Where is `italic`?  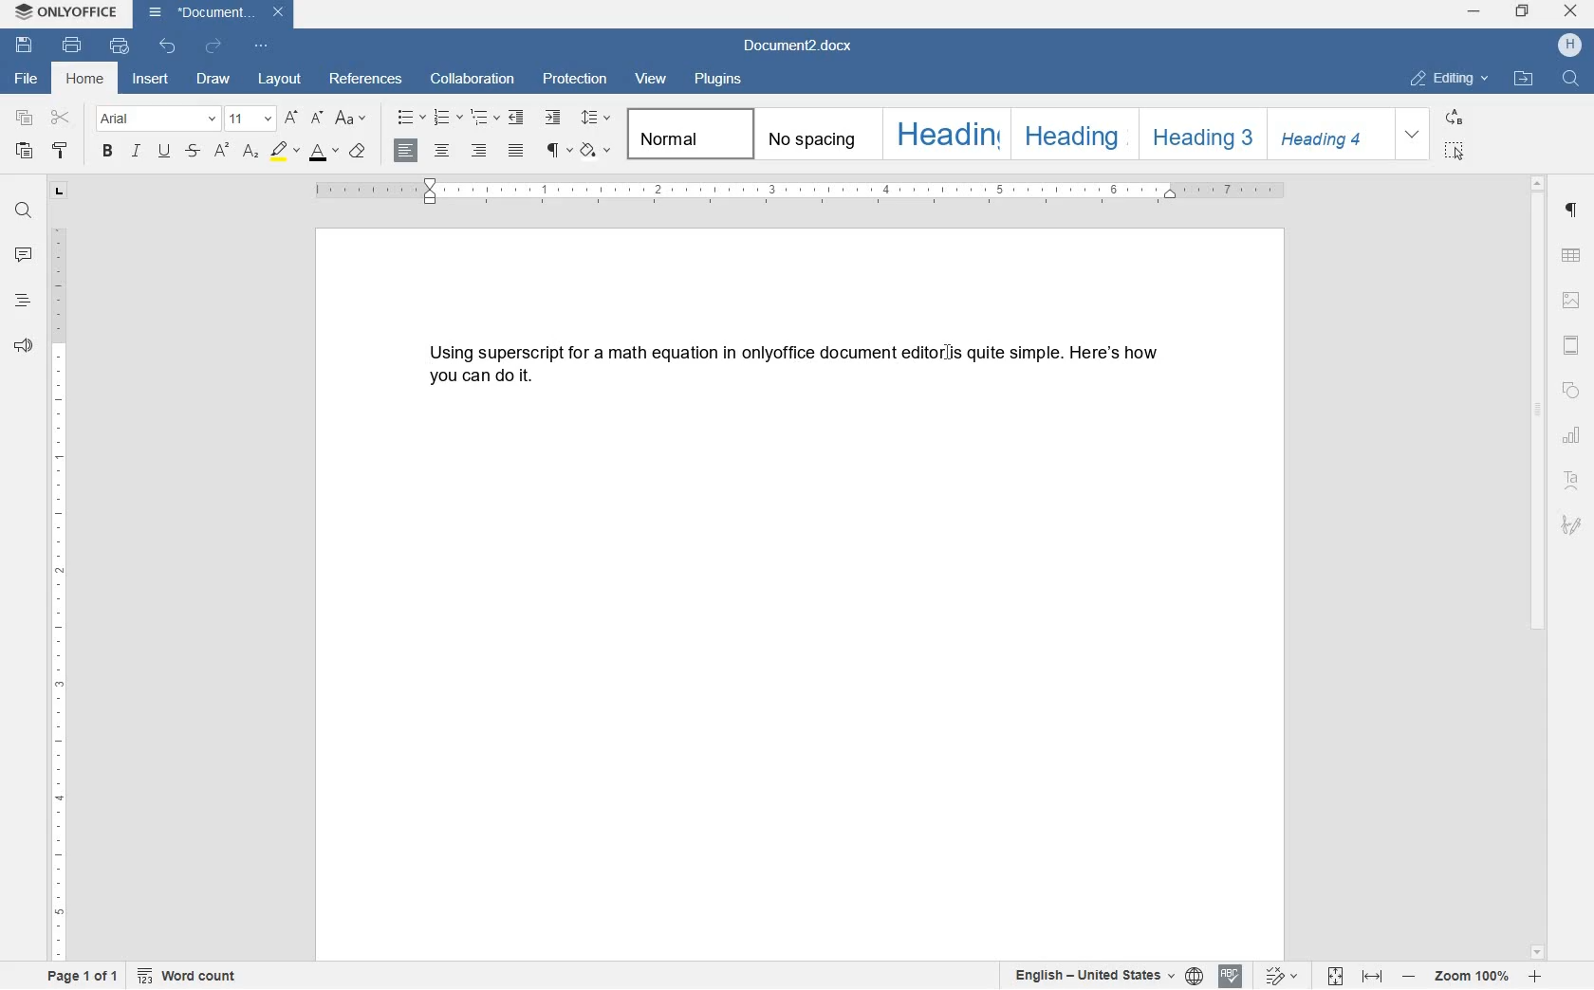 italic is located at coordinates (137, 154).